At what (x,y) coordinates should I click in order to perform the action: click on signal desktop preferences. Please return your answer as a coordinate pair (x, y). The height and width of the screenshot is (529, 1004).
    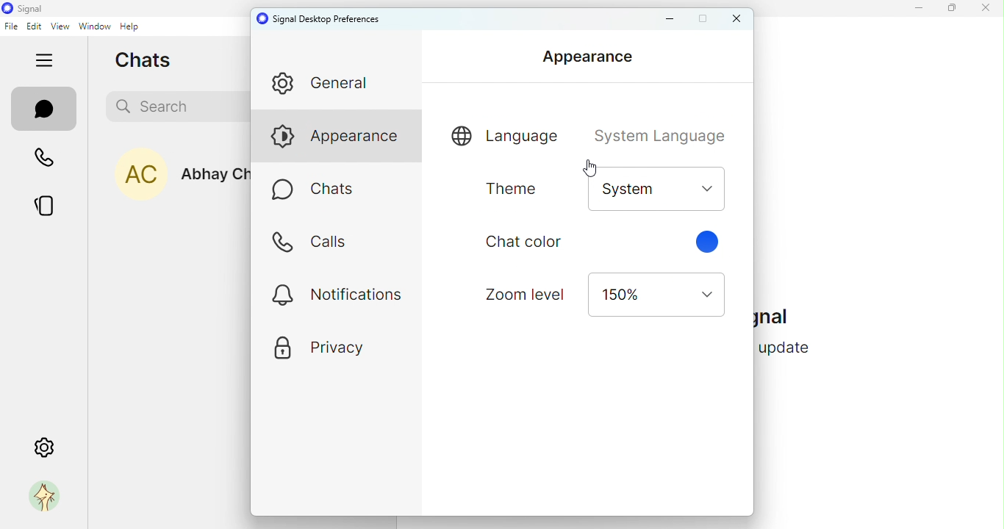
    Looking at the image, I should click on (323, 18).